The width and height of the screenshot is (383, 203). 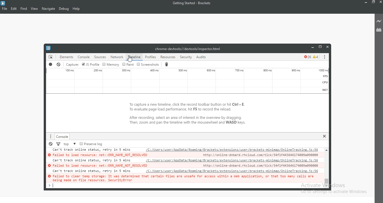 What do you see at coordinates (117, 56) in the screenshot?
I see `network` at bounding box center [117, 56].